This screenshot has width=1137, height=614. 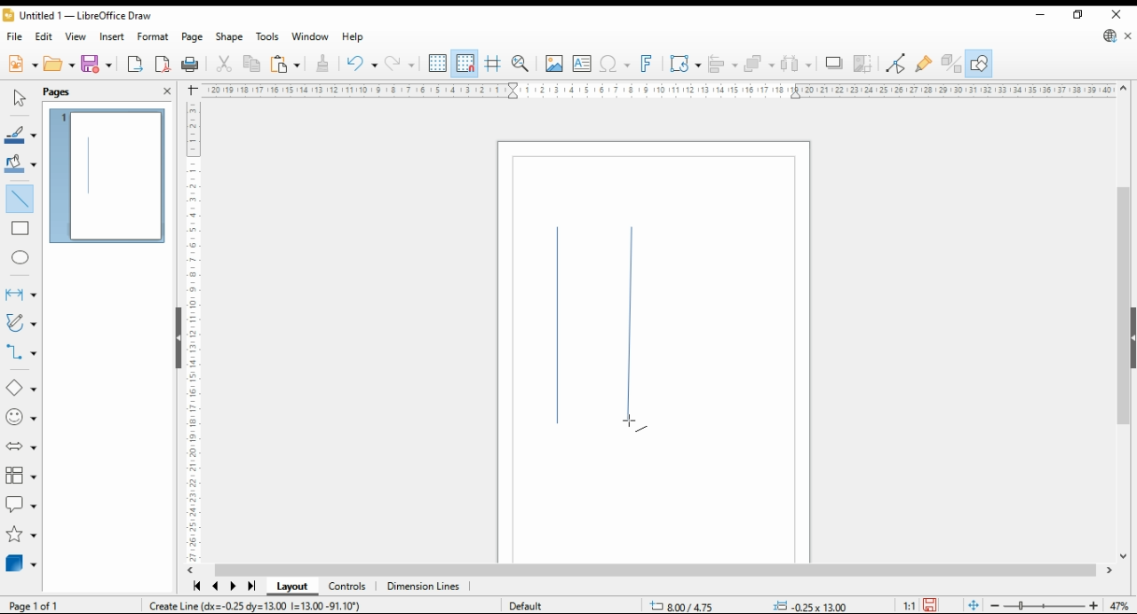 I want to click on cut, so click(x=226, y=64).